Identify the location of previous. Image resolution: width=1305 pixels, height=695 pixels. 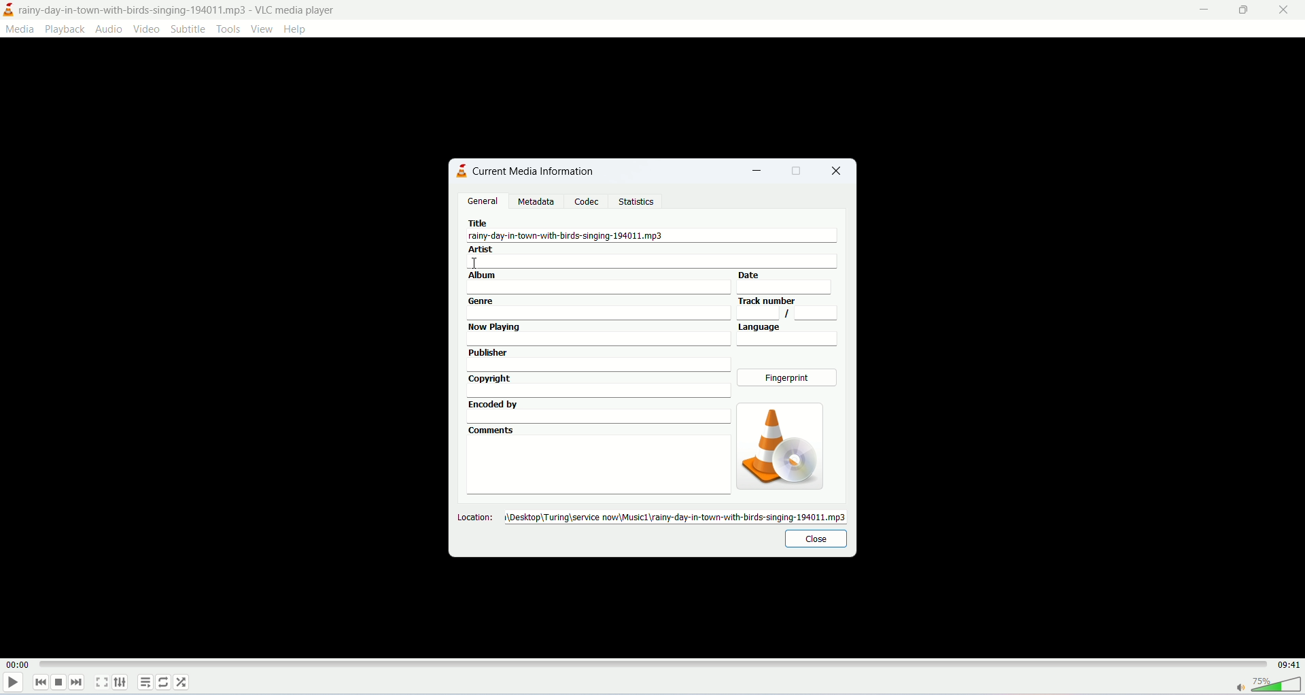
(39, 682).